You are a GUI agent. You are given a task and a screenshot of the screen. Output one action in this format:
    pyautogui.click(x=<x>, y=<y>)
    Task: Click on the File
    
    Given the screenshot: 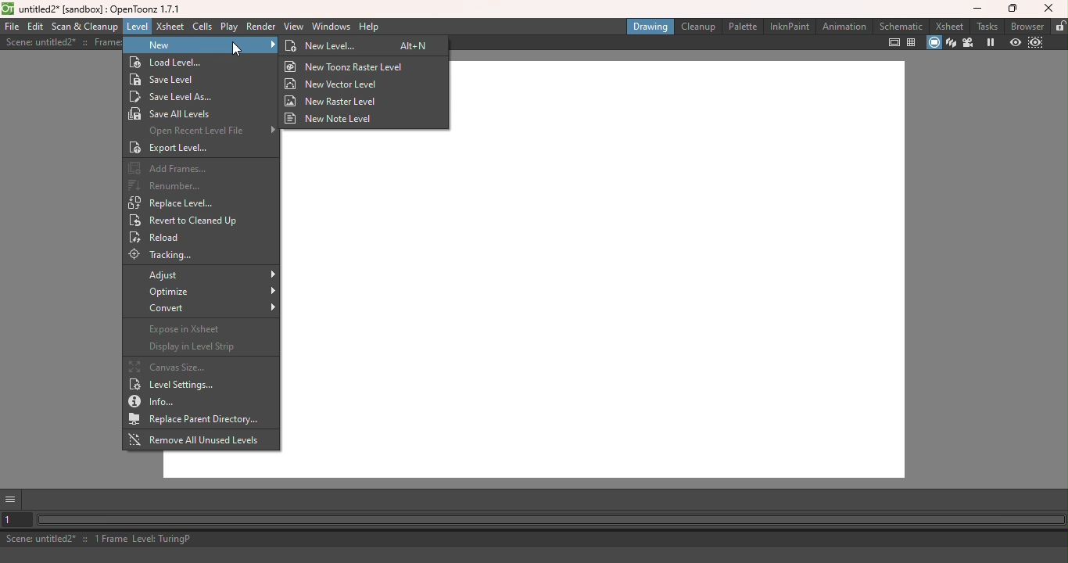 What is the action you would take?
    pyautogui.click(x=10, y=26)
    